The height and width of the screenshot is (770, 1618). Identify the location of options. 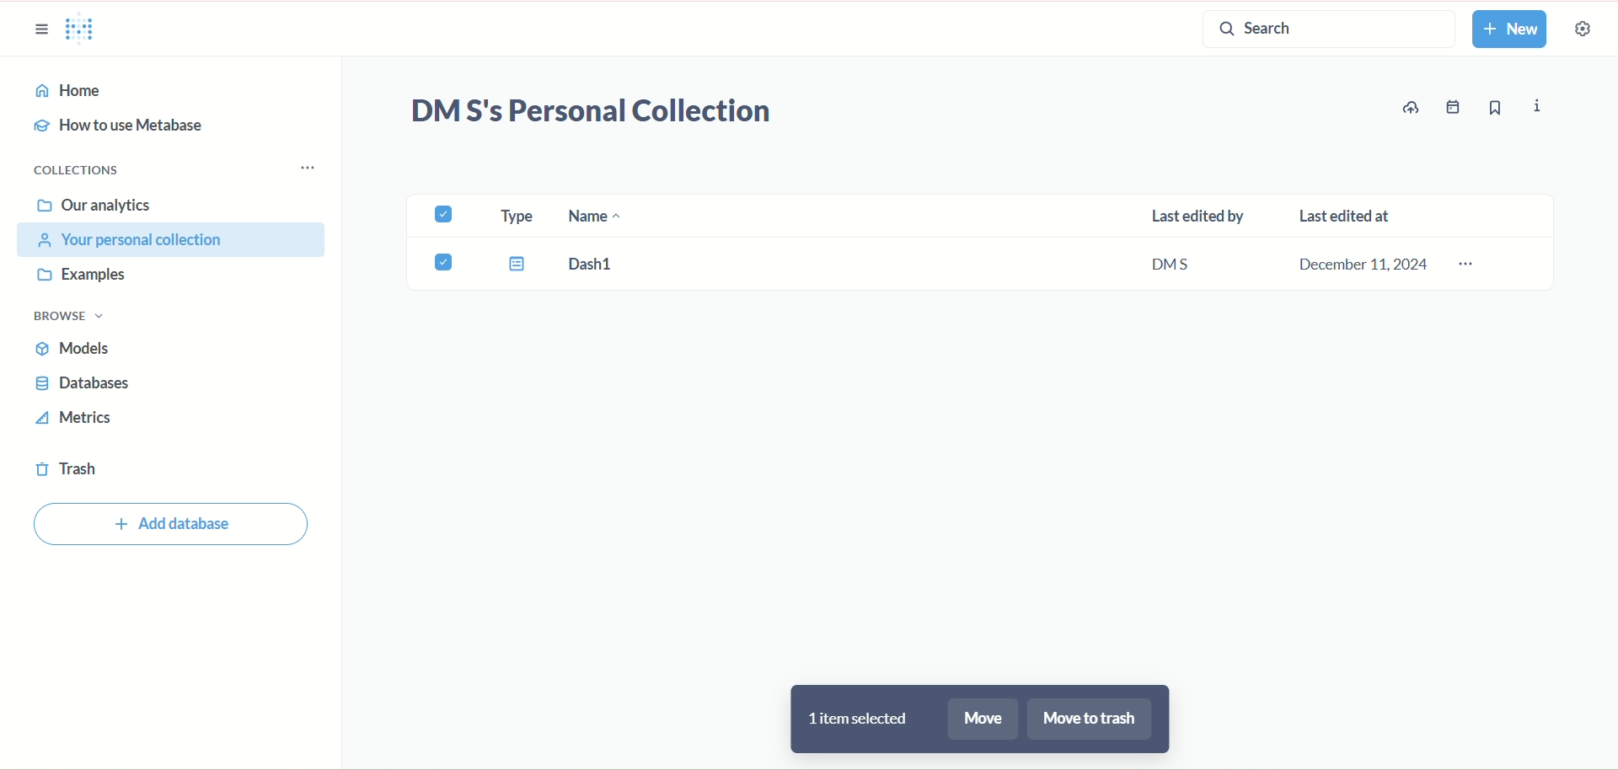
(1465, 264).